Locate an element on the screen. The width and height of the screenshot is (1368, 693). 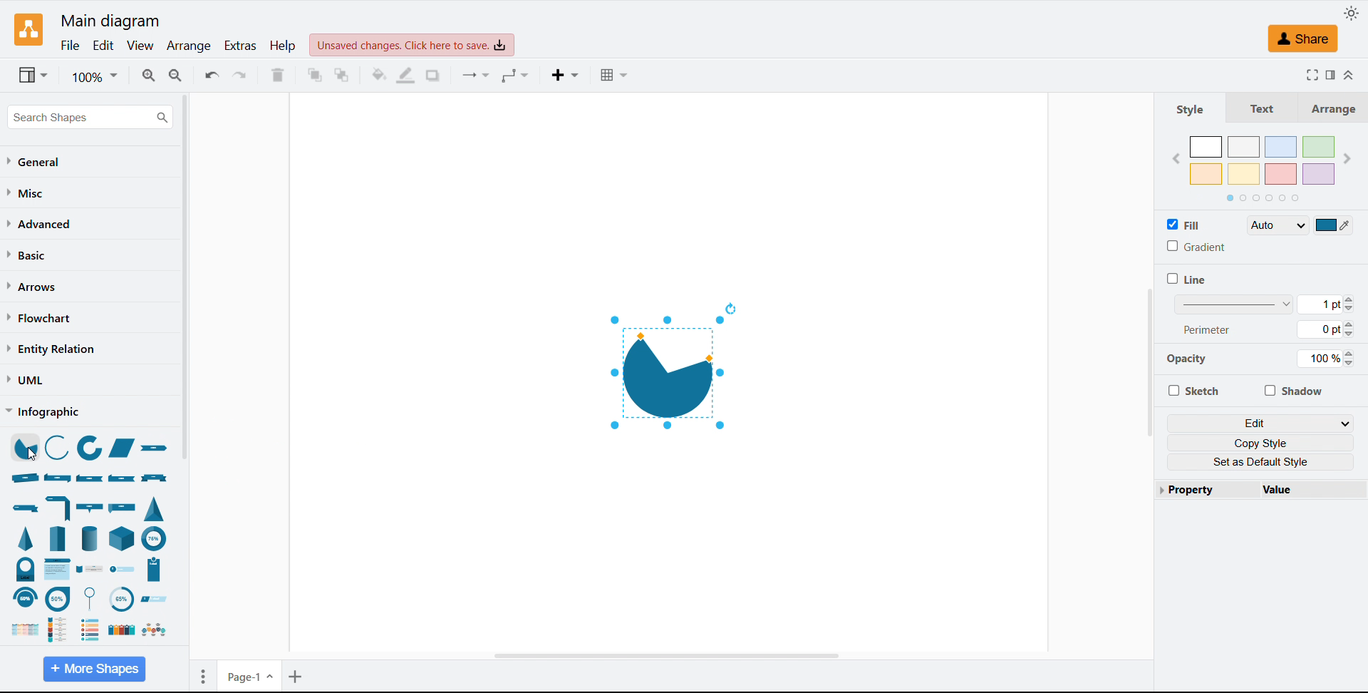
horizontal scroll bar is located at coordinates (670, 655).